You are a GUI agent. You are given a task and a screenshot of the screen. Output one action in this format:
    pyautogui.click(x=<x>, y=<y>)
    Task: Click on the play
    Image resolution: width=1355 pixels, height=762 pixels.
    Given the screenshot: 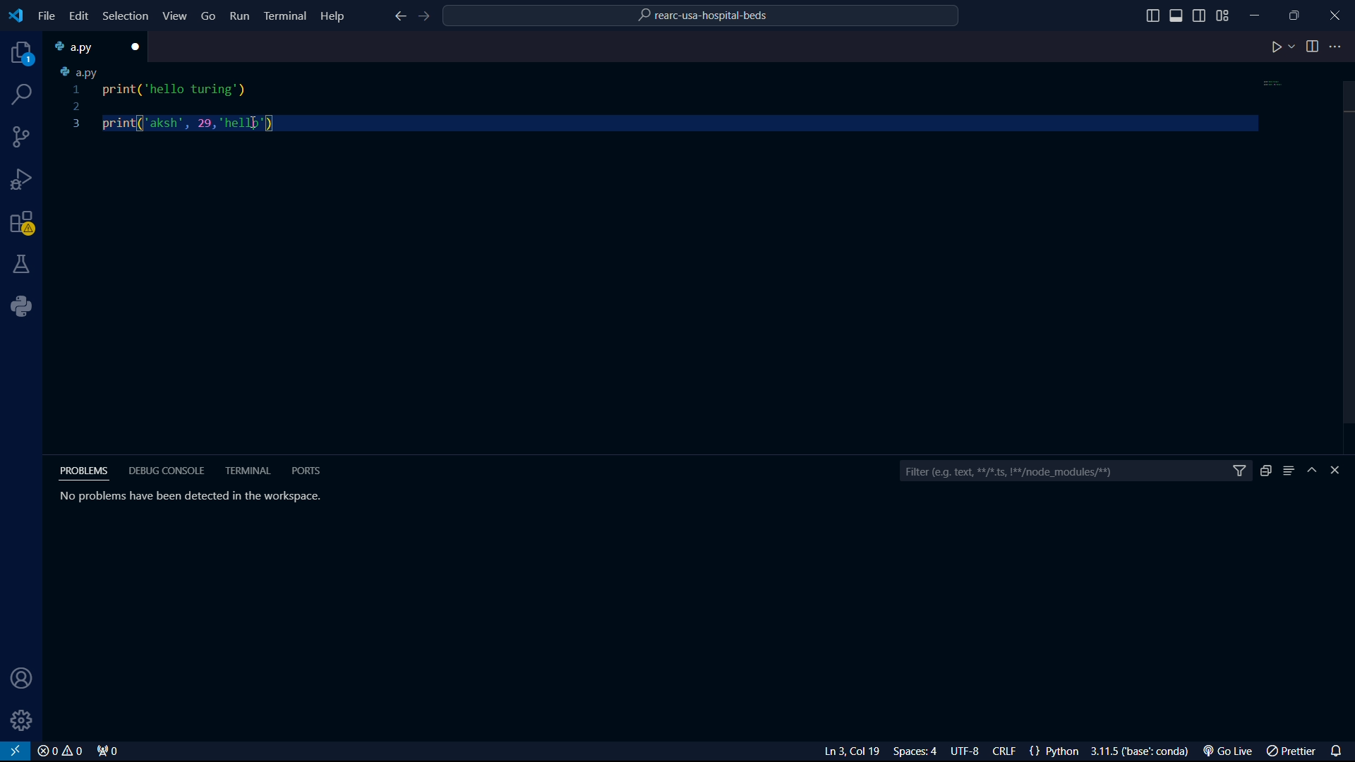 What is the action you would take?
    pyautogui.click(x=1282, y=48)
    